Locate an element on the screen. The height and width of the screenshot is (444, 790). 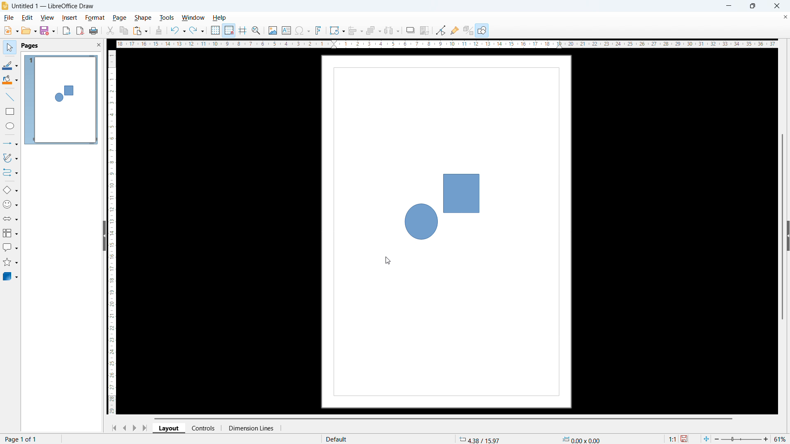
insert is located at coordinates (70, 18).